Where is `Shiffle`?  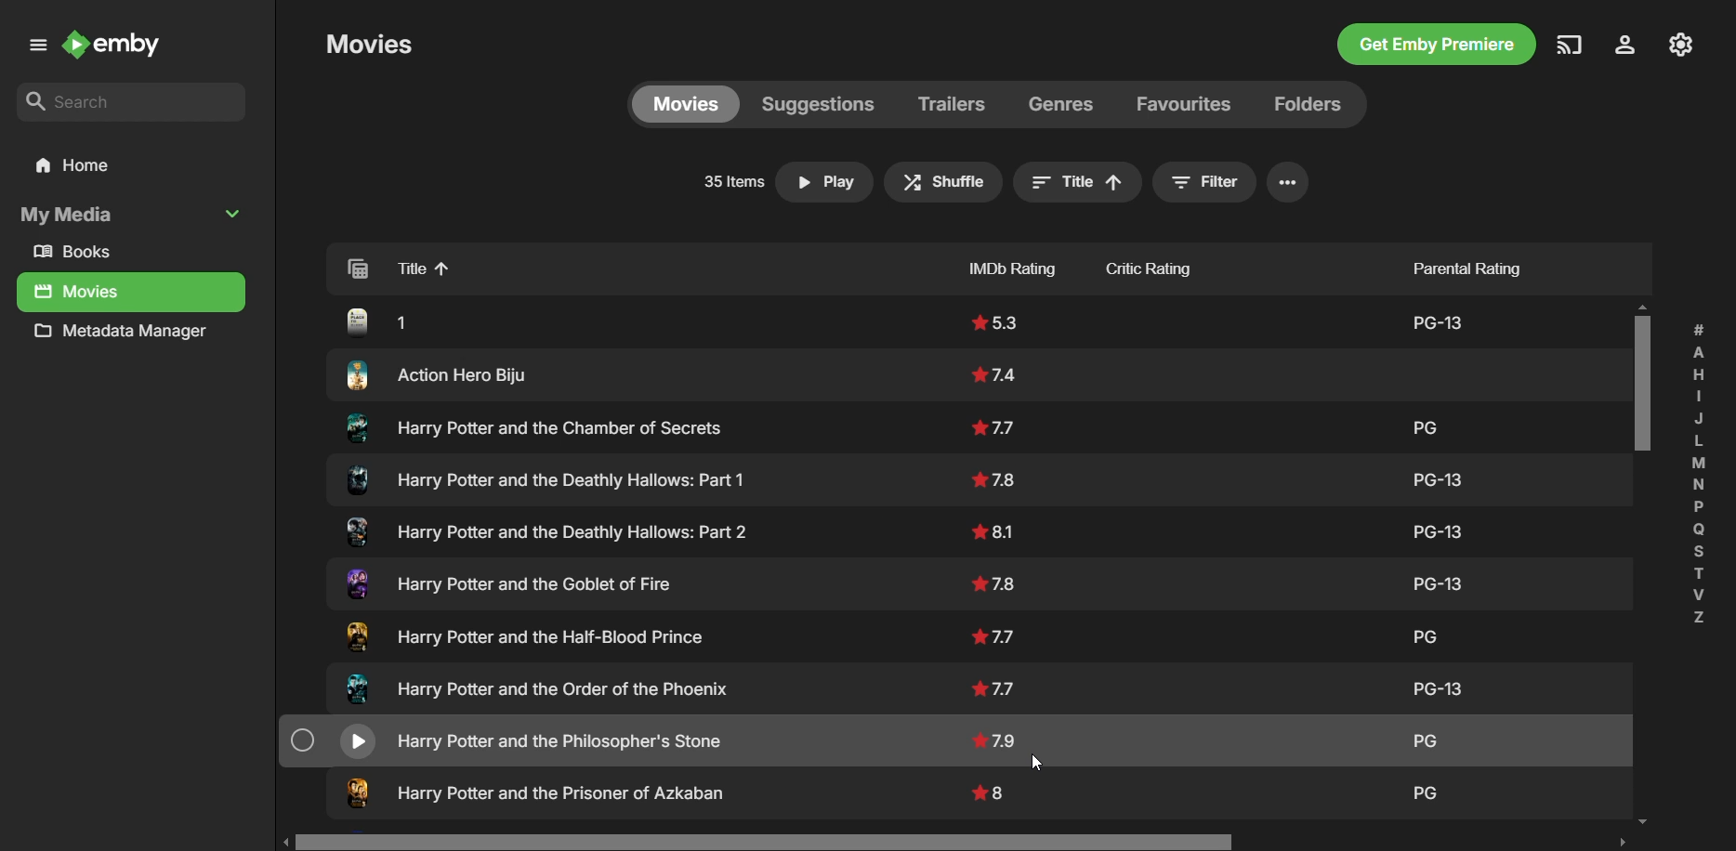
Shiffle is located at coordinates (945, 181).